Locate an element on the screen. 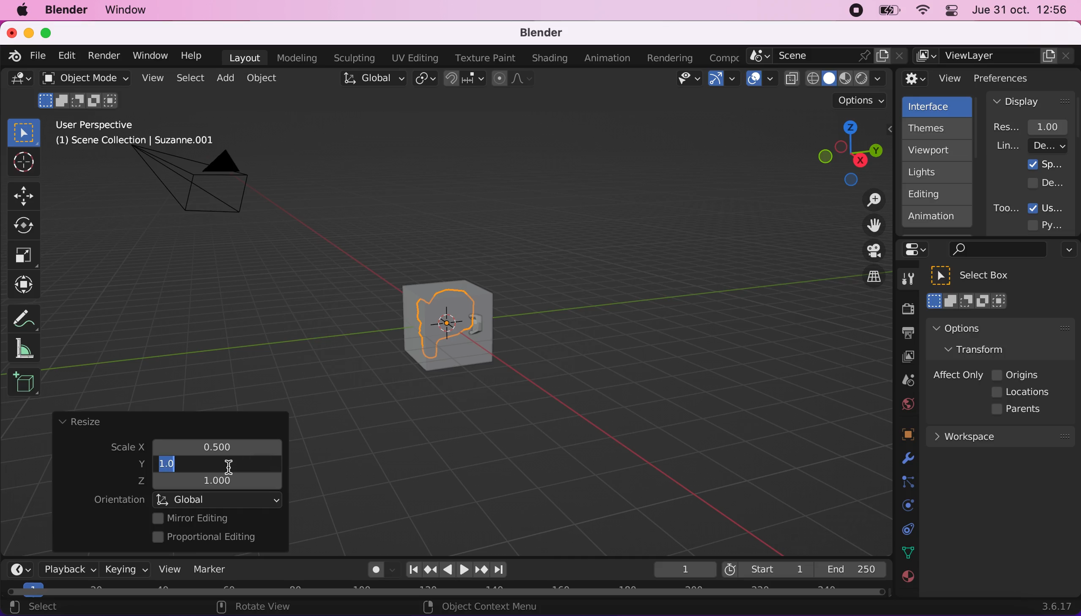 This screenshot has width=1081, height=616. view object types is located at coordinates (687, 80).